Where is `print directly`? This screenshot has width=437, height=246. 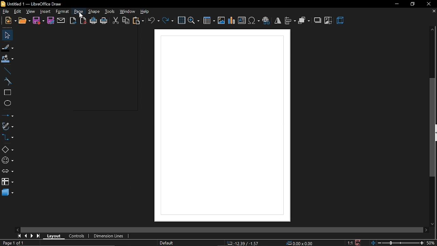
print directly is located at coordinates (93, 20).